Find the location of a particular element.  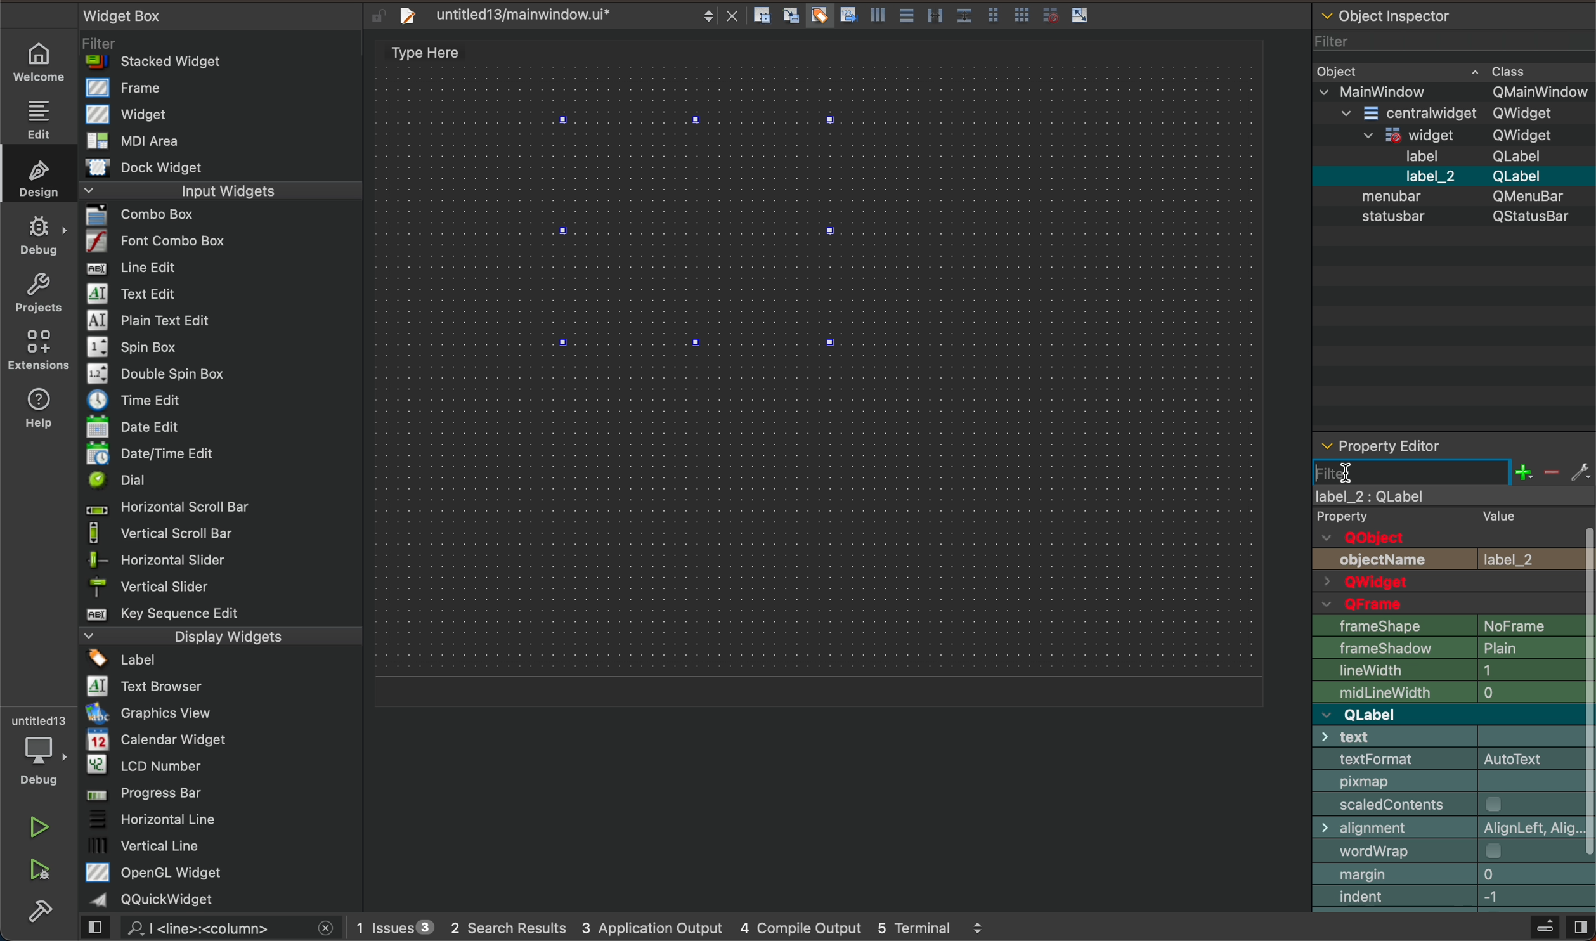

help is located at coordinates (44, 405).